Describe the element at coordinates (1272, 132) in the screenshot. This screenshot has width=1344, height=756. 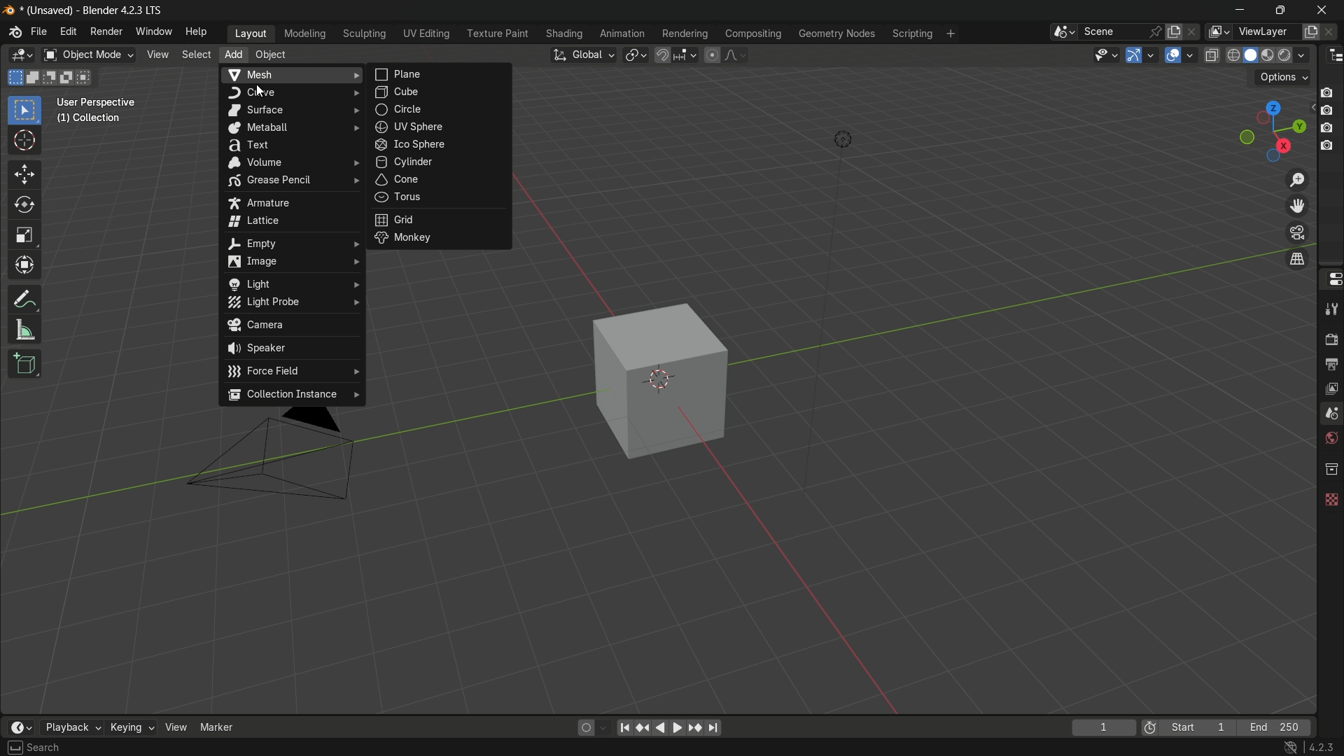
I see `preset viewpoint` at that location.